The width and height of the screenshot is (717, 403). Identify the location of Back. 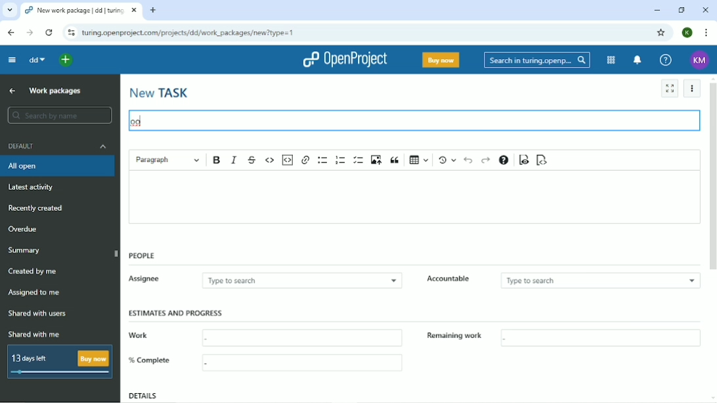
(12, 92).